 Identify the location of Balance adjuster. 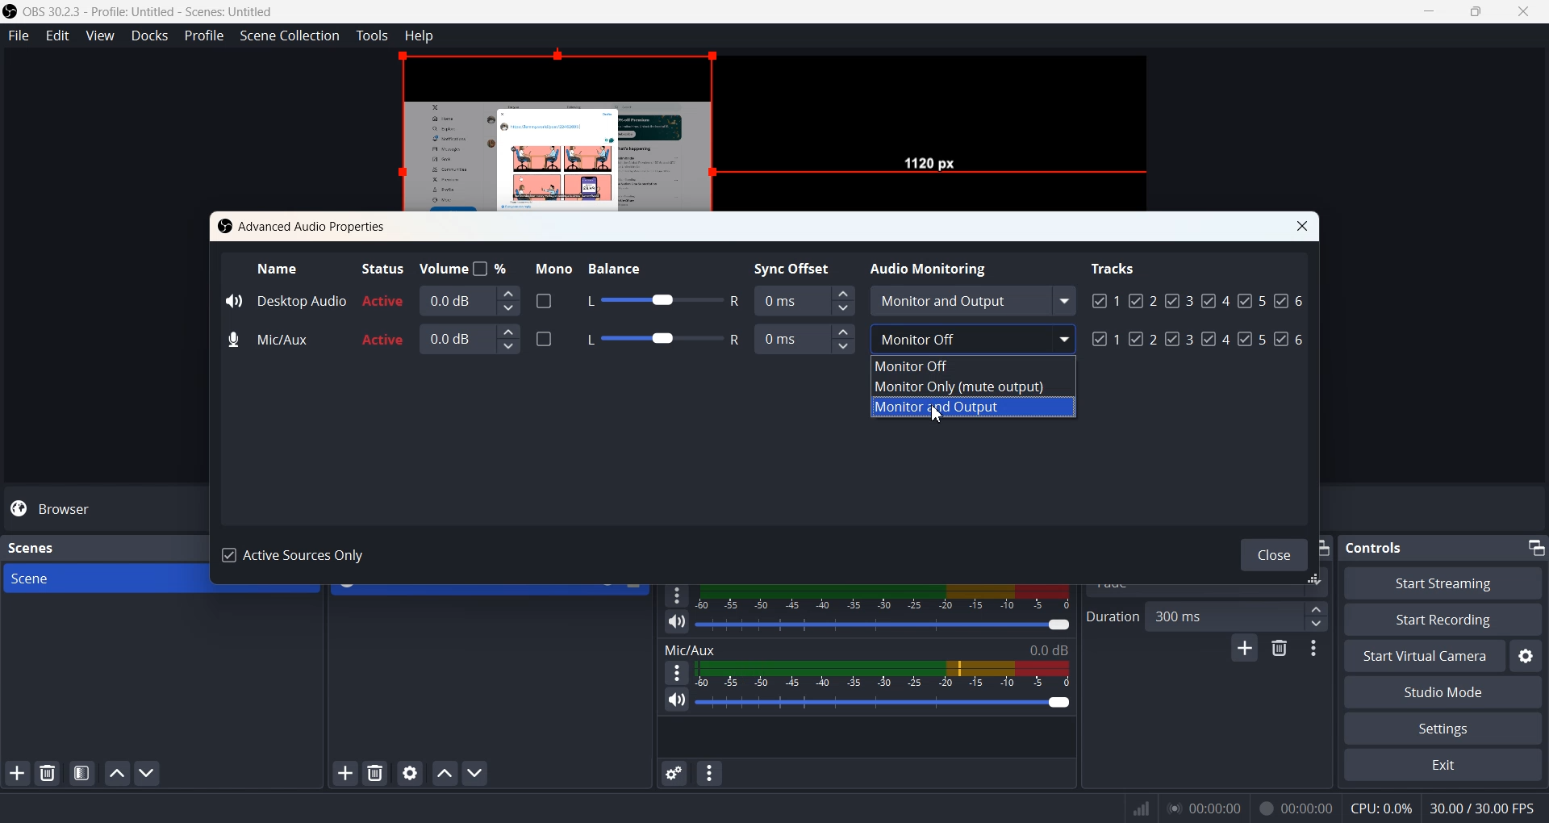
(658, 336).